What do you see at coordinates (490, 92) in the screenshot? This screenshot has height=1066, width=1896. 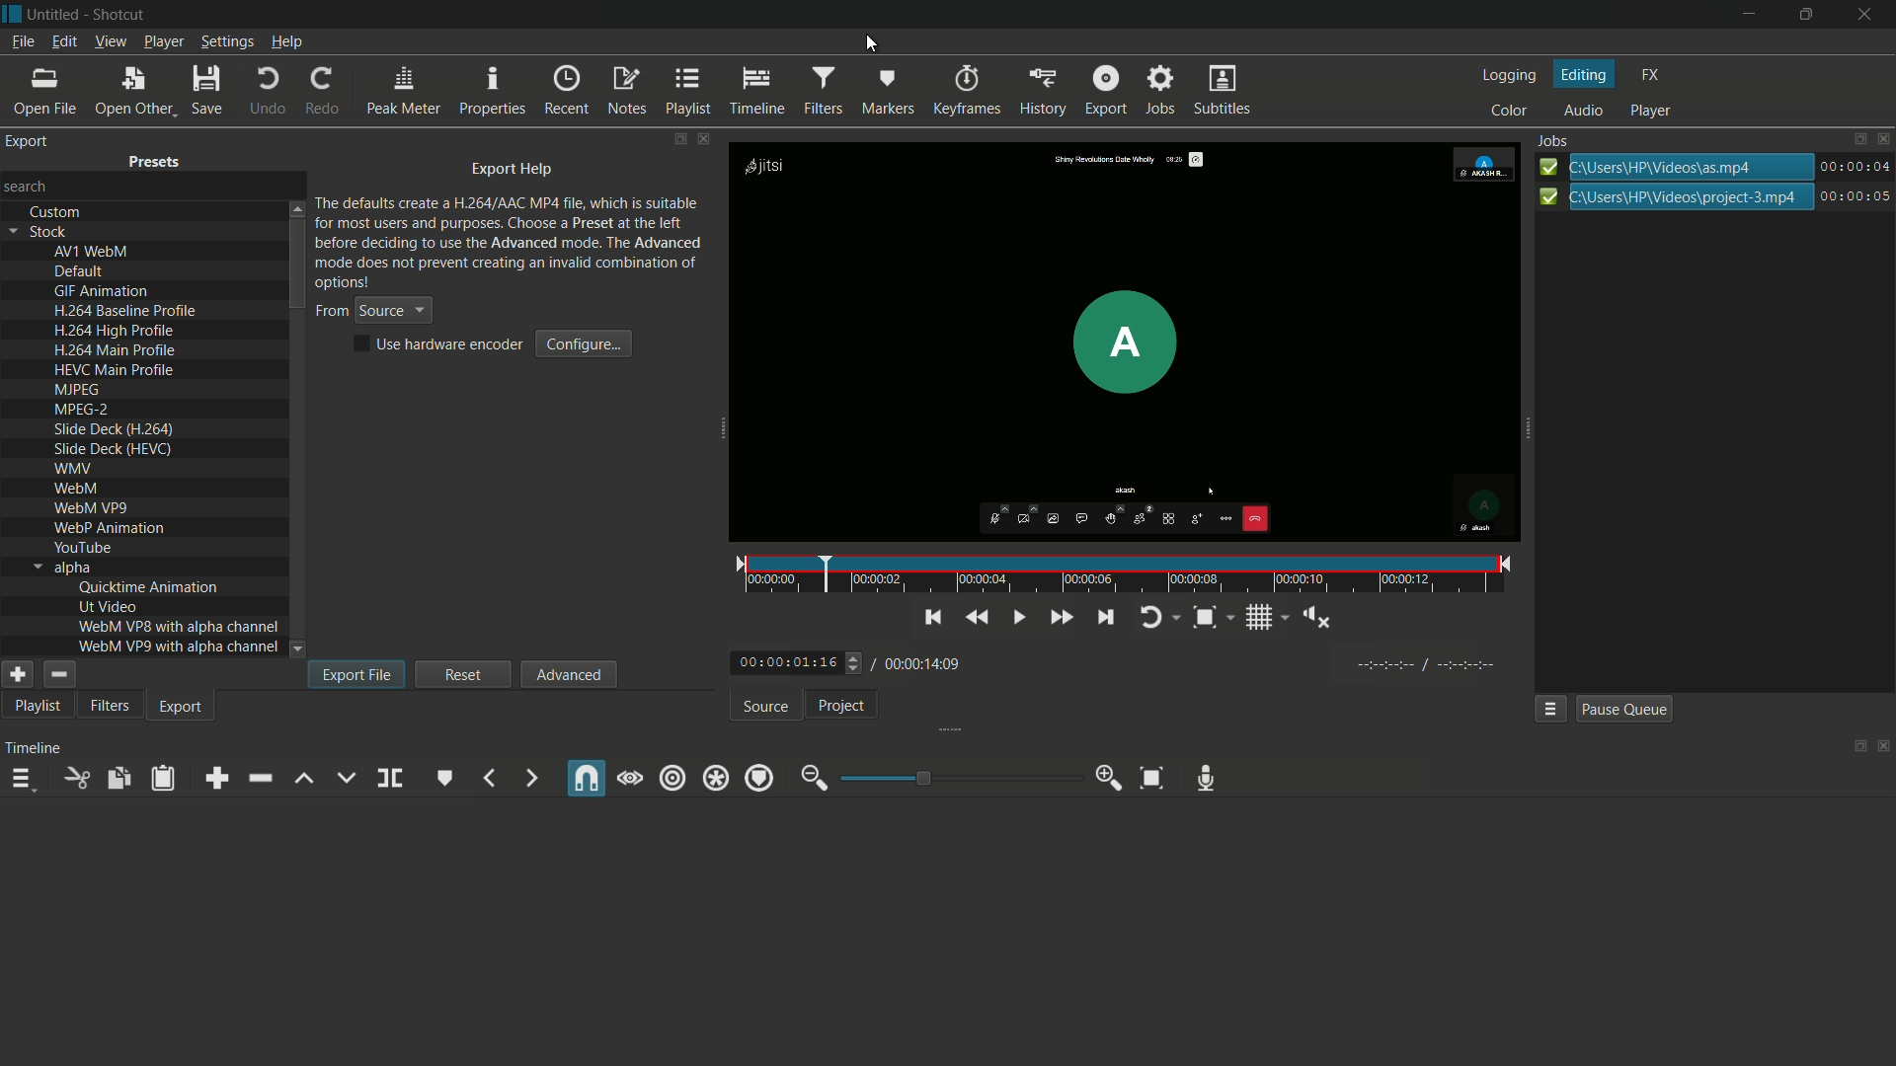 I see `properties` at bounding box center [490, 92].